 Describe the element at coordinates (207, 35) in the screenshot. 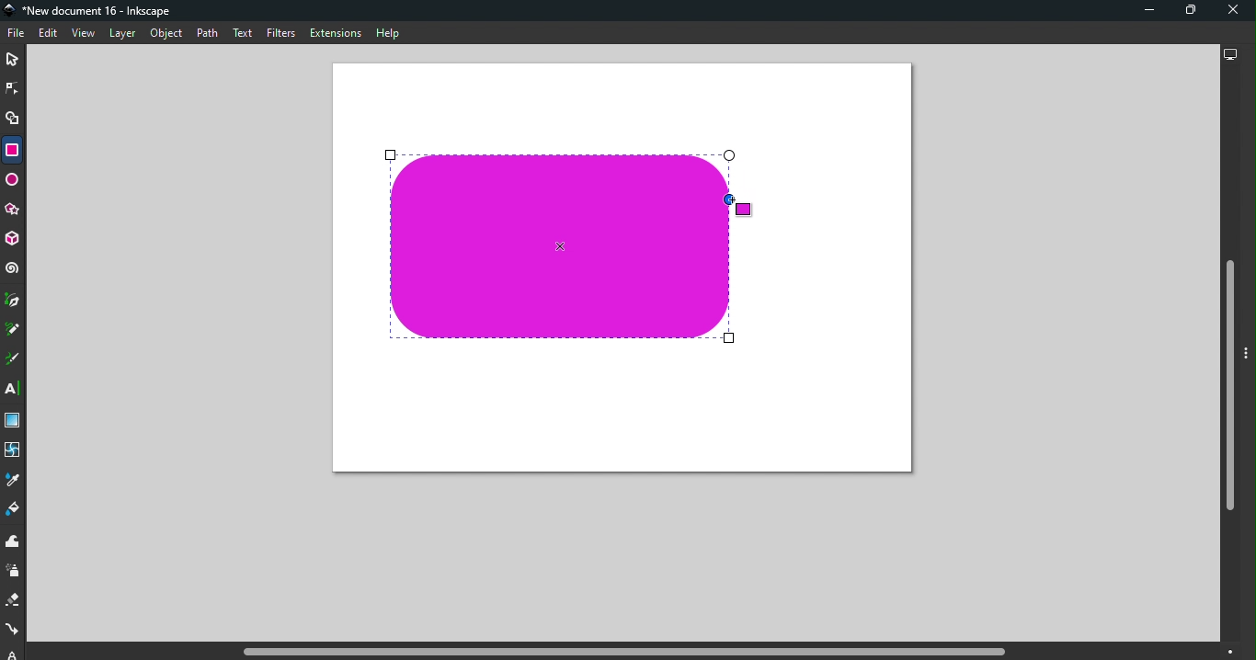

I see `Path` at that location.